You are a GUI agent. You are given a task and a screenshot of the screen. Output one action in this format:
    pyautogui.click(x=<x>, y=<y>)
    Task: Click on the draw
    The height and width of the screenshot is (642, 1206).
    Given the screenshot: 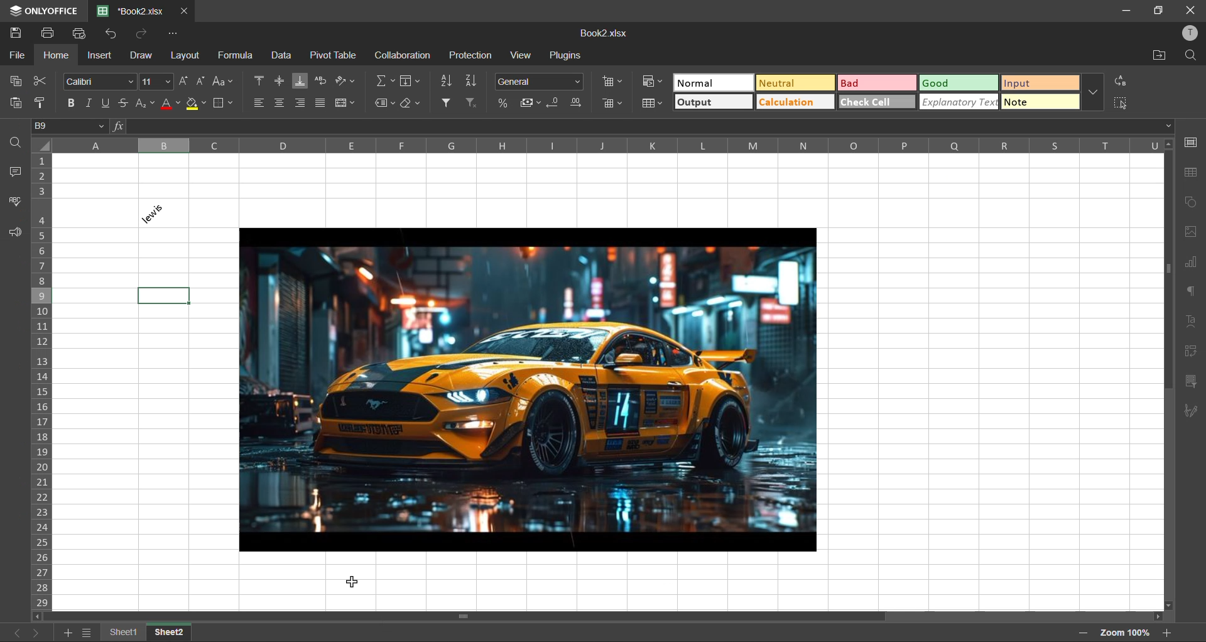 What is the action you would take?
    pyautogui.click(x=141, y=57)
    